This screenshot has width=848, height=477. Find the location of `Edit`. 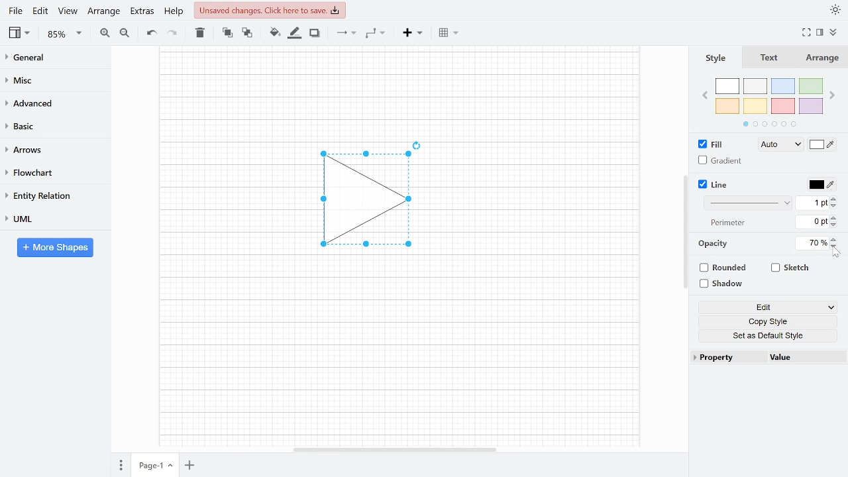

Edit is located at coordinates (41, 11).